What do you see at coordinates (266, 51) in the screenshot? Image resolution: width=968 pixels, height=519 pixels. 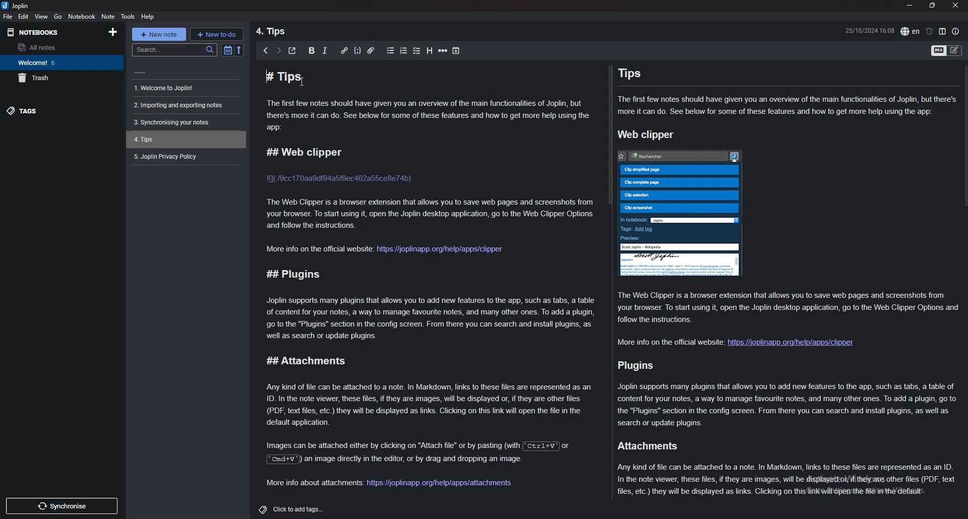 I see `Go back` at bounding box center [266, 51].